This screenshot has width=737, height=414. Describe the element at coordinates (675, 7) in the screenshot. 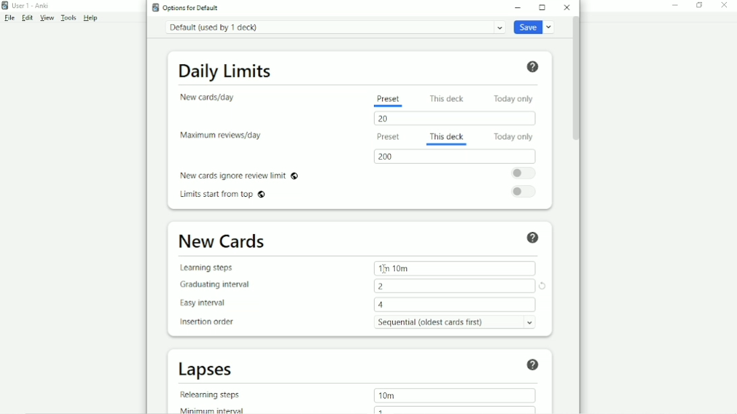

I see `Minimize` at that location.